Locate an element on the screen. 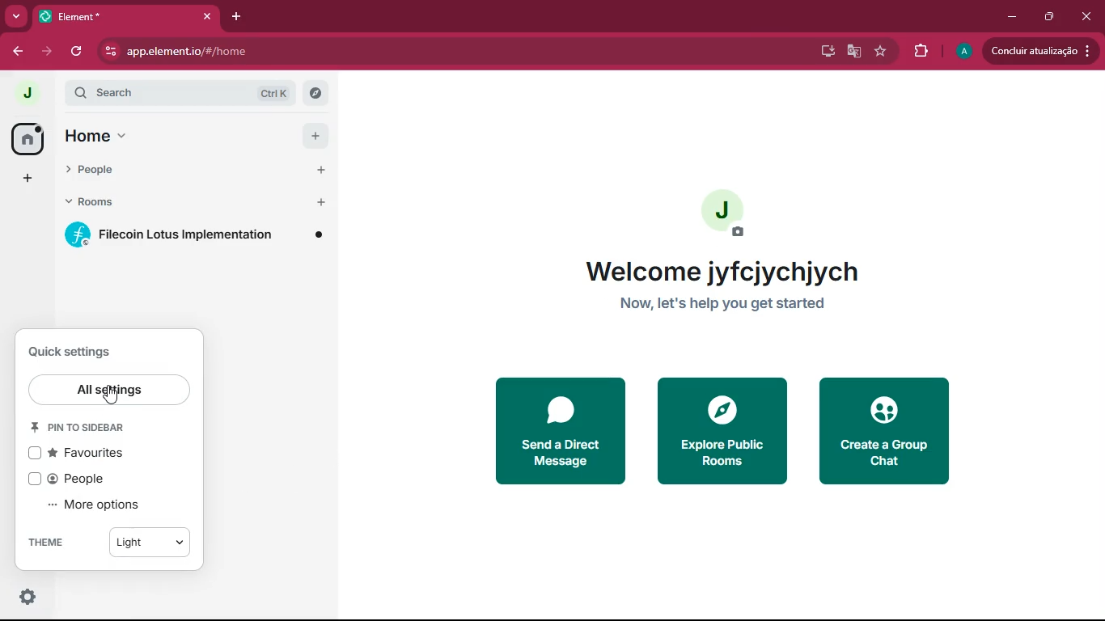  add tab is located at coordinates (237, 16).